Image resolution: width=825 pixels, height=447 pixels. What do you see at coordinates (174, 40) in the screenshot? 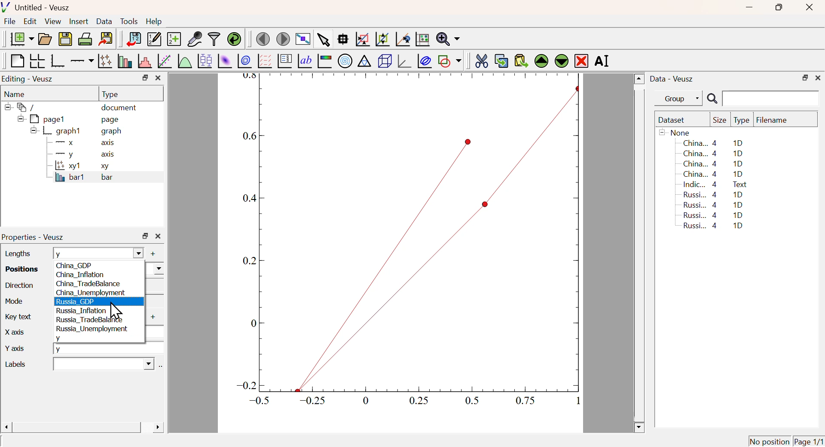
I see `Create new dataset` at bounding box center [174, 40].